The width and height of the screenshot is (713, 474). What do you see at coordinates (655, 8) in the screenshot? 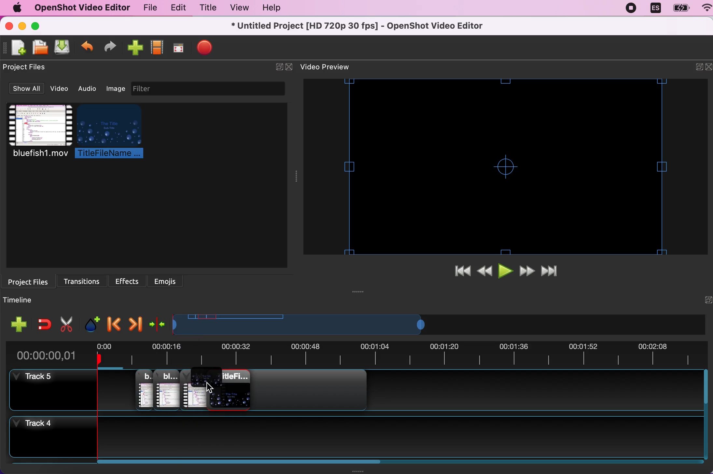
I see `language` at bounding box center [655, 8].